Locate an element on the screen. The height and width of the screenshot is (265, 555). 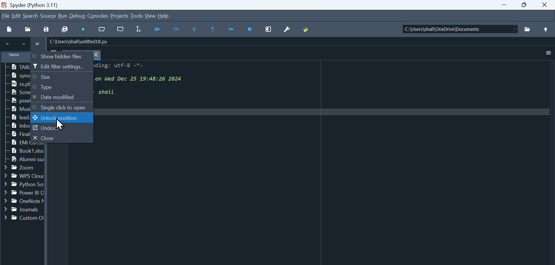
show hidden files is located at coordinates (61, 56).